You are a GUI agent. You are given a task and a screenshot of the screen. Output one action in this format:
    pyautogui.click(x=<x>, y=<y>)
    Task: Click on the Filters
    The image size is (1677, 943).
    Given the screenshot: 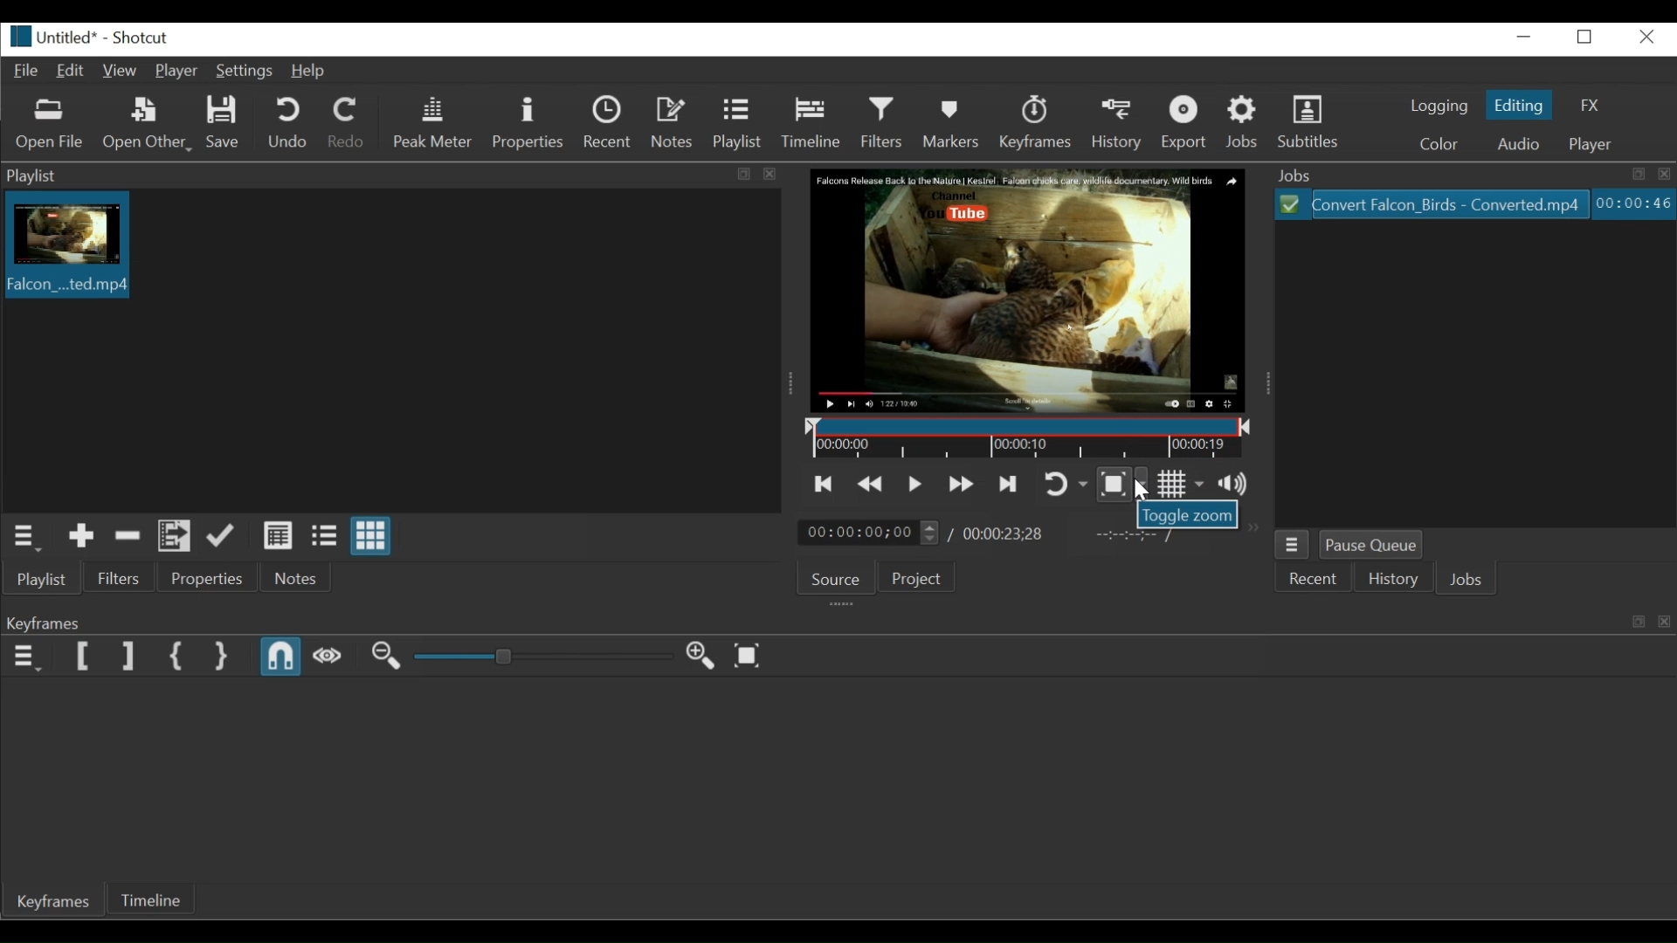 What is the action you would take?
    pyautogui.click(x=885, y=122)
    